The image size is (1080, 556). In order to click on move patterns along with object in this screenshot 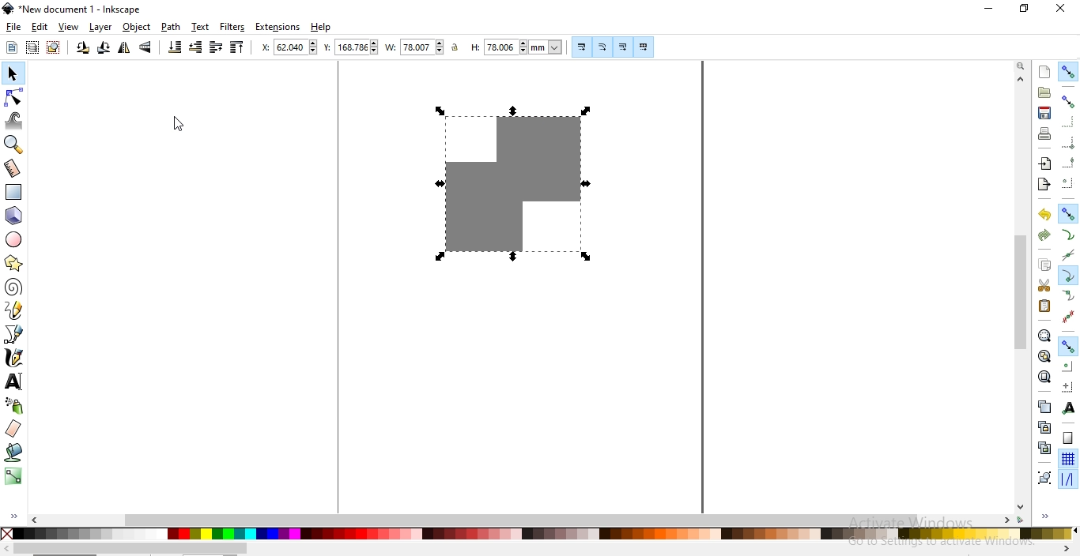, I will do `click(644, 47)`.